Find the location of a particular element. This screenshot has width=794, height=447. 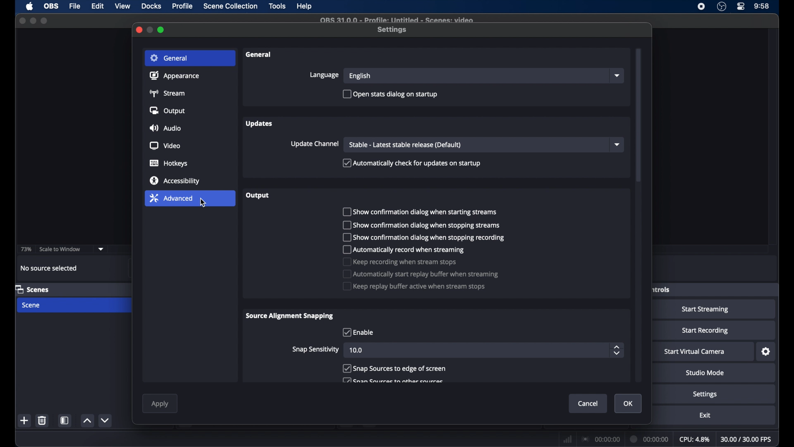

general is located at coordinates (260, 55).